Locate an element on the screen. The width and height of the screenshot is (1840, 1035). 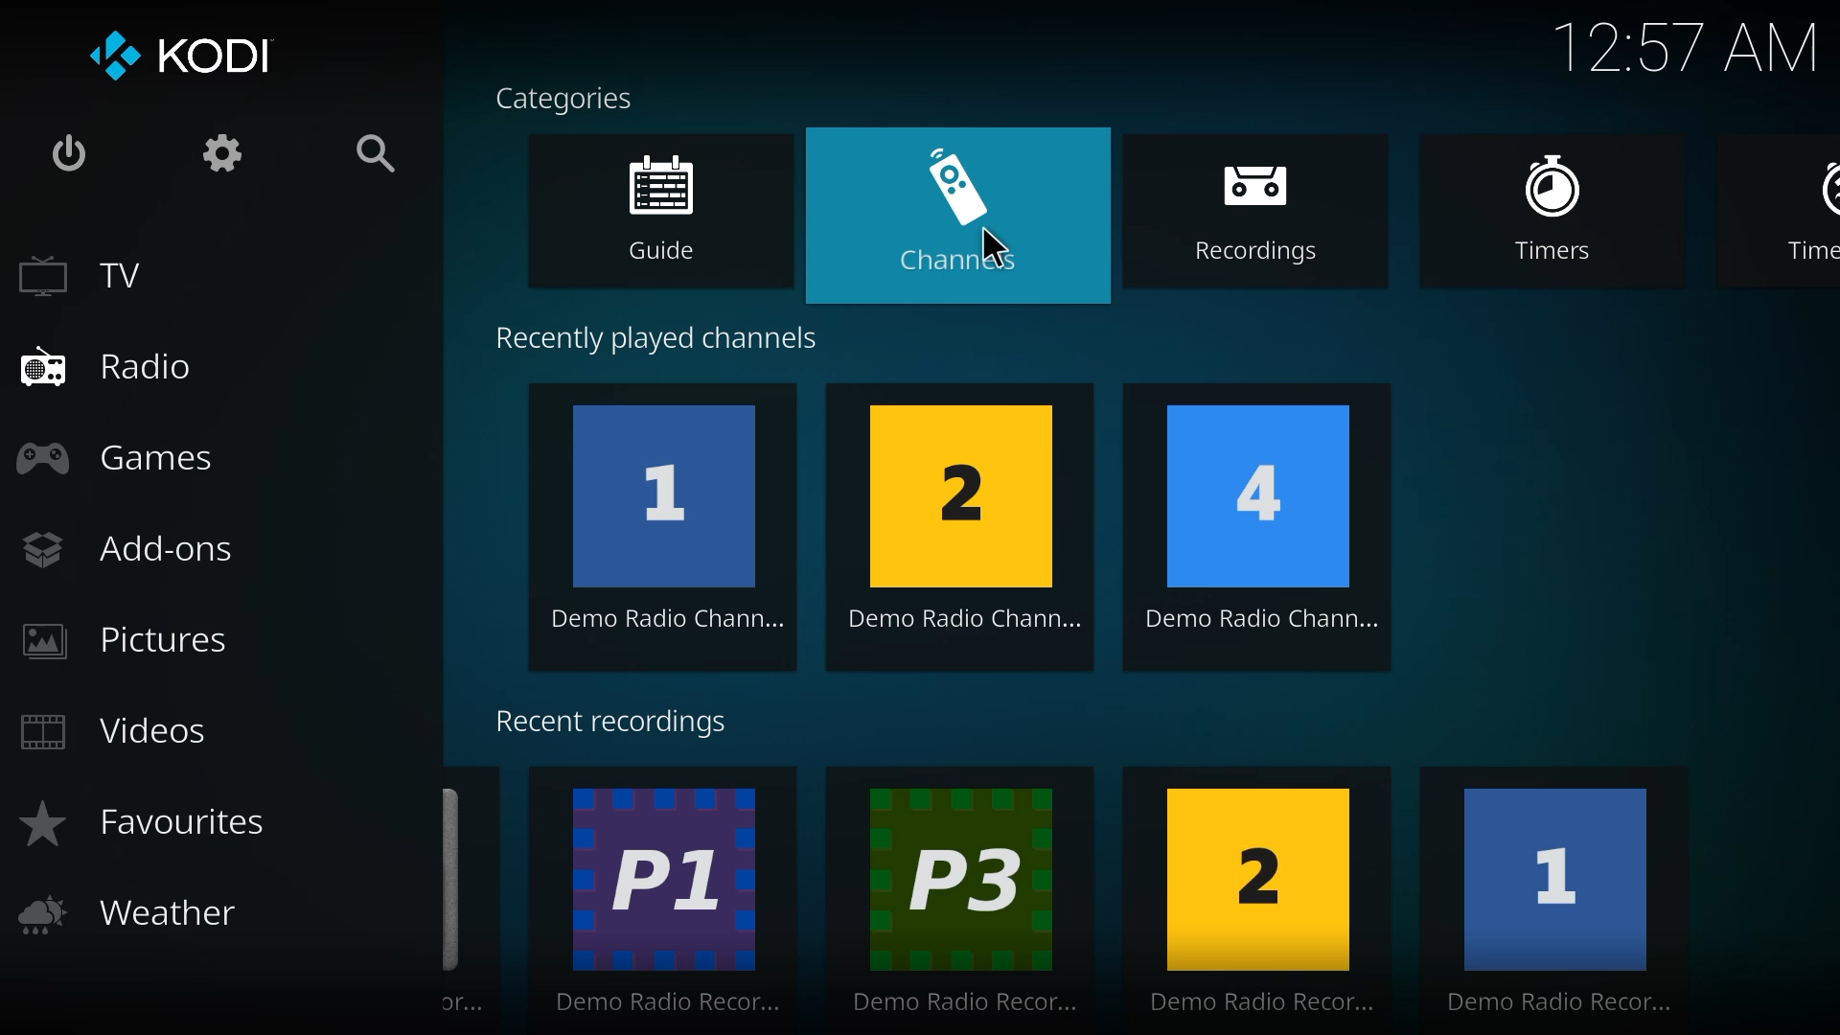
guide is located at coordinates (678, 212).